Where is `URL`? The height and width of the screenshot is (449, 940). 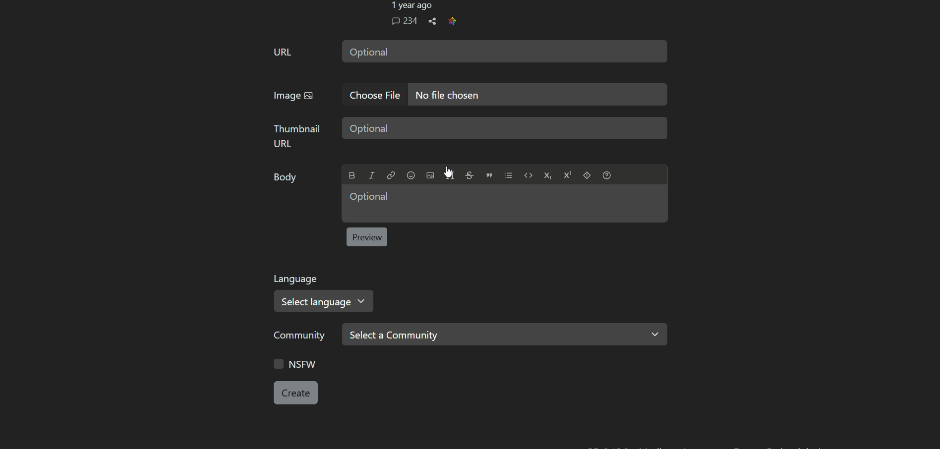
URL is located at coordinates (283, 52).